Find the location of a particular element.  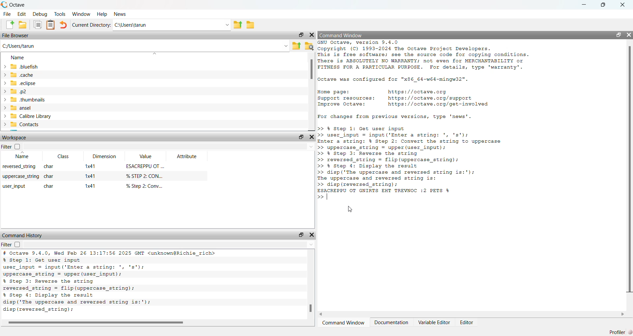

minimize is located at coordinates (585, 5).